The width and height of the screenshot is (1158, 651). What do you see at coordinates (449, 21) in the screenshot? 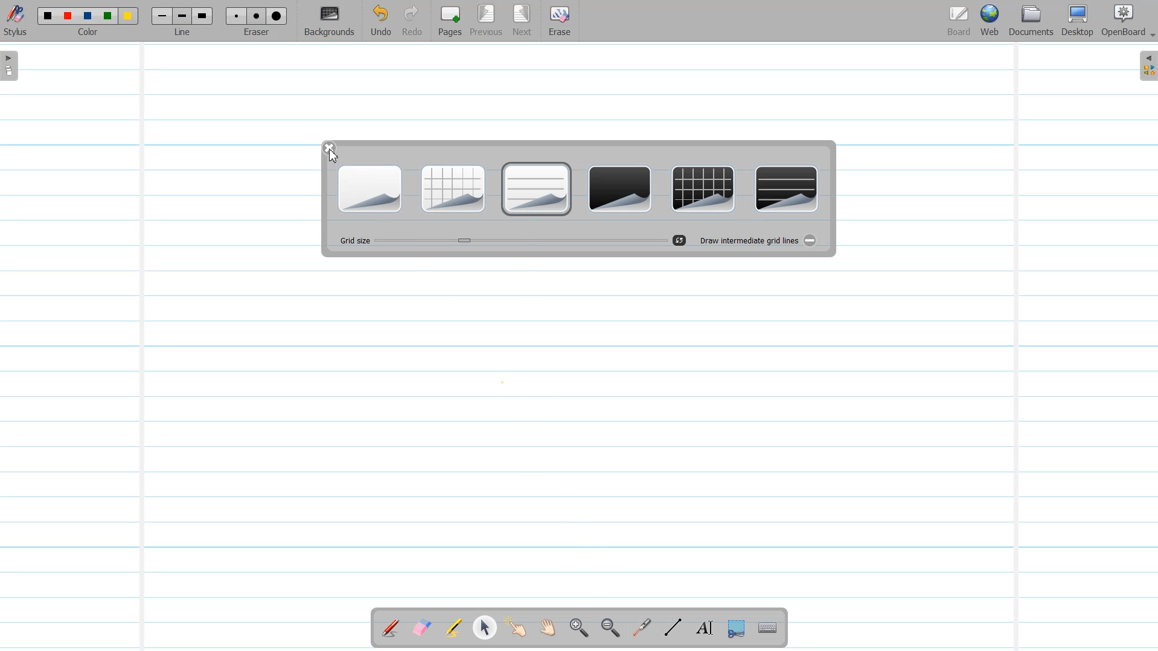
I see `Pages` at bounding box center [449, 21].